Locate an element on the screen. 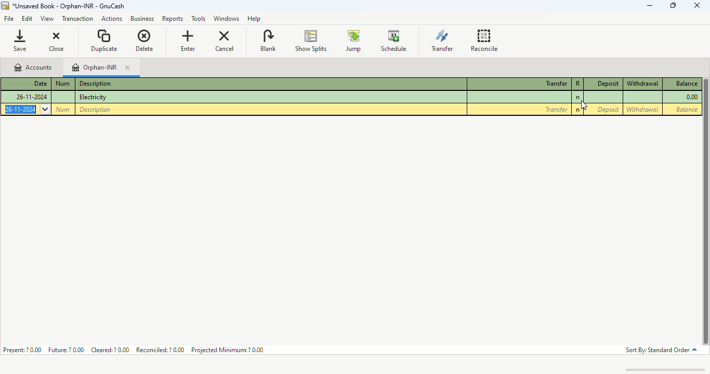 This screenshot has height=374, width=710. logo is located at coordinates (5, 6).